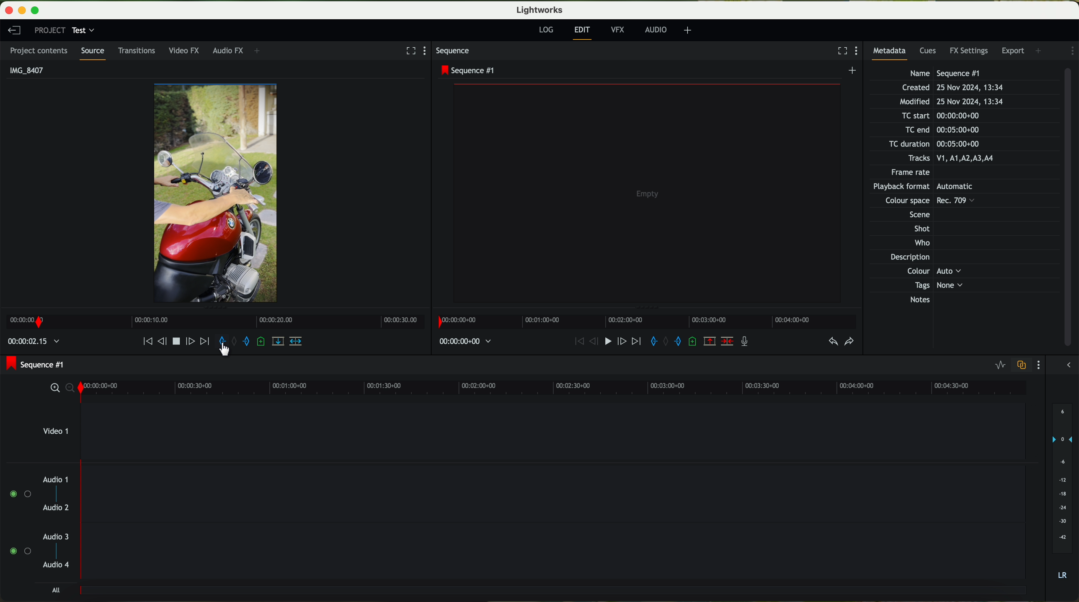  Describe the element at coordinates (143, 342) in the screenshot. I see `move backward` at that location.